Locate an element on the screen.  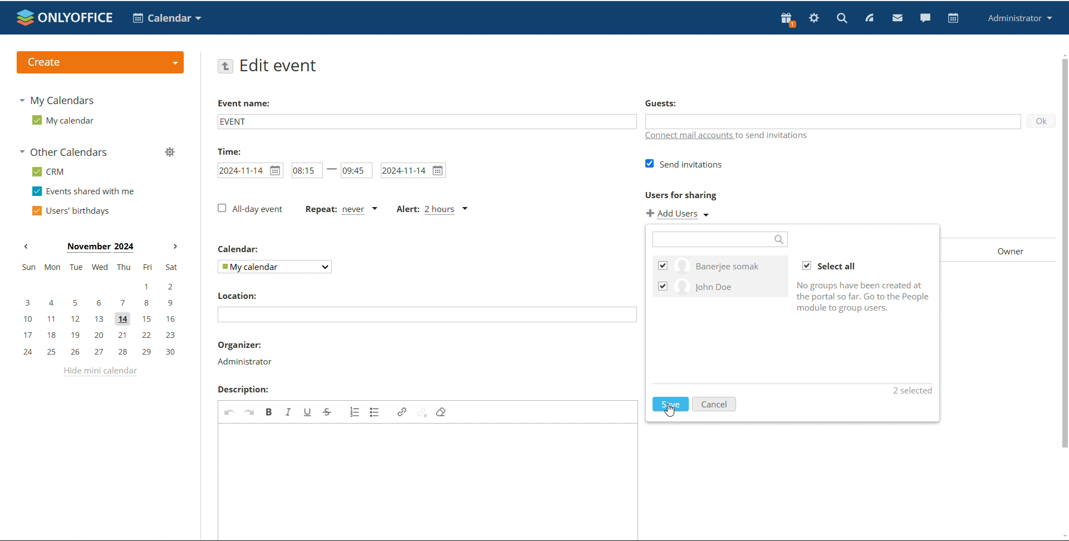
redo is located at coordinates (251, 411).